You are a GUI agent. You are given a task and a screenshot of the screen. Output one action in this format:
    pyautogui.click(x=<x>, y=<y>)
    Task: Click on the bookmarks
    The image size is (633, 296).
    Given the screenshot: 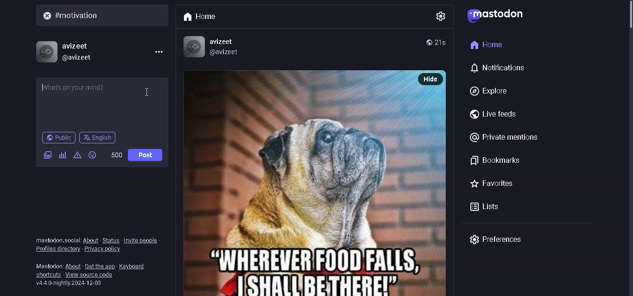 What is the action you would take?
    pyautogui.click(x=494, y=159)
    